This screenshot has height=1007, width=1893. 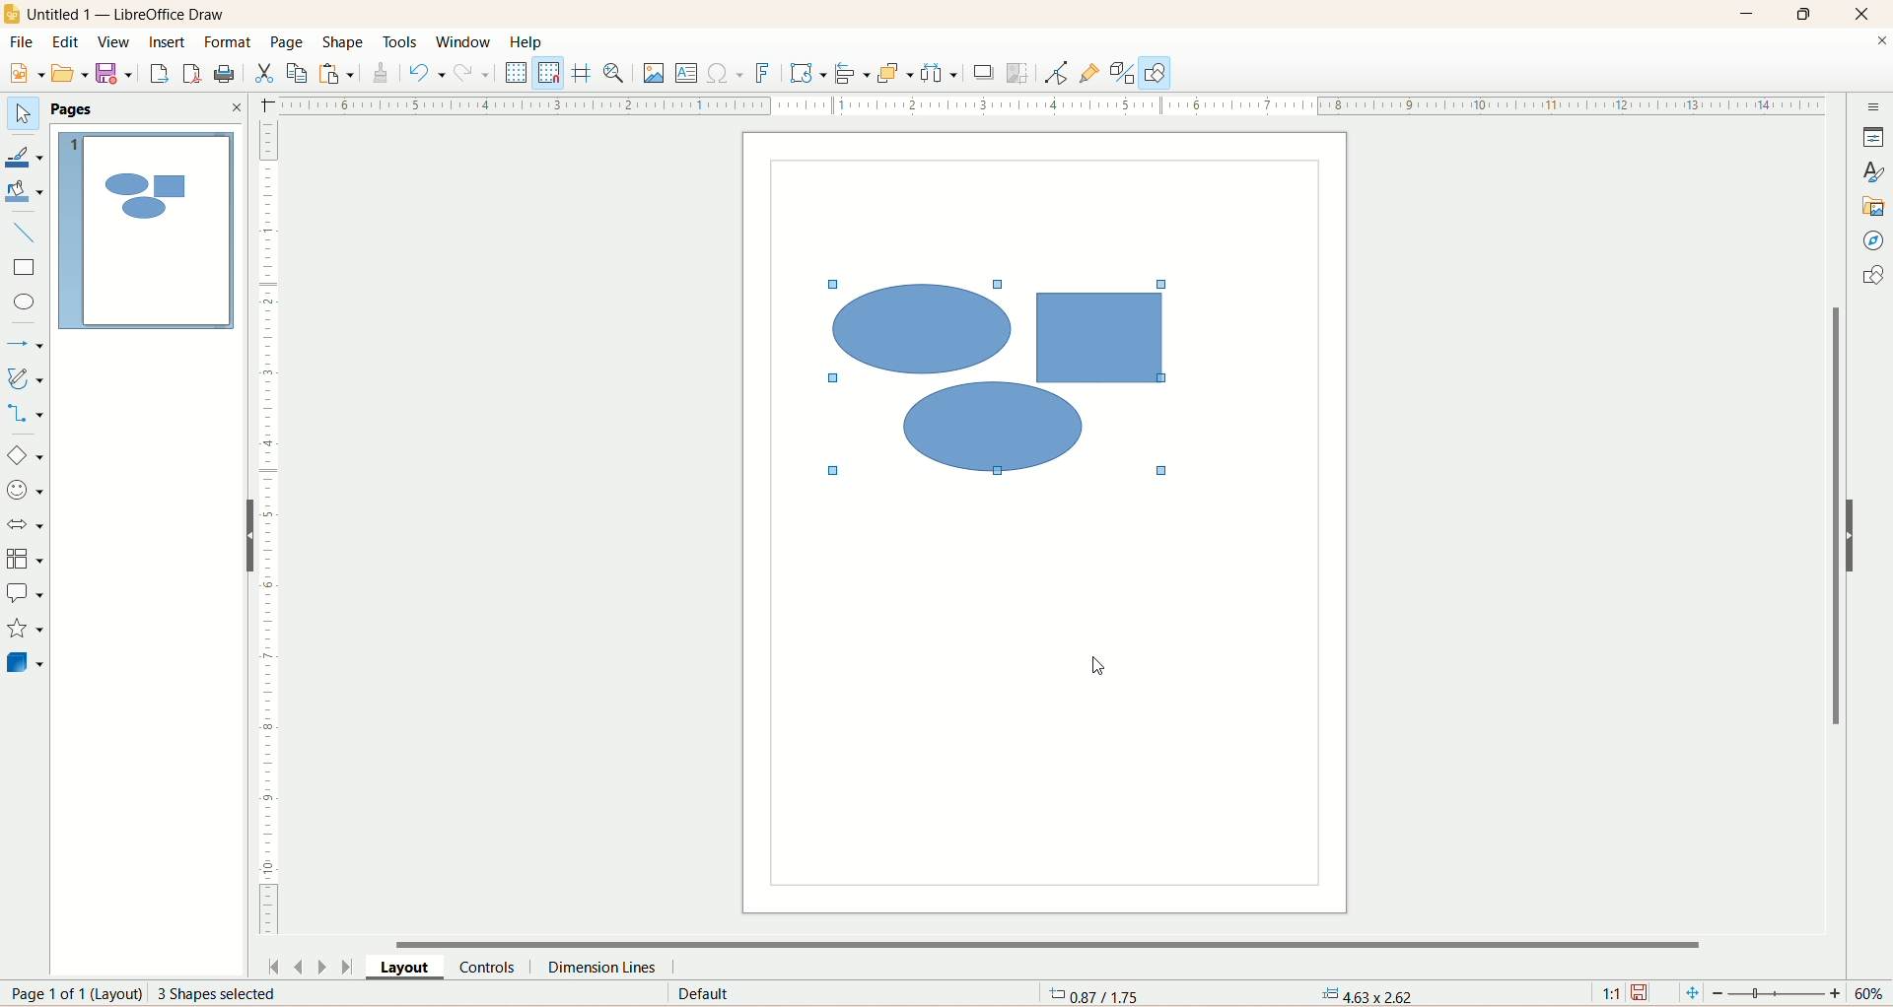 I want to click on properties, so click(x=1875, y=137).